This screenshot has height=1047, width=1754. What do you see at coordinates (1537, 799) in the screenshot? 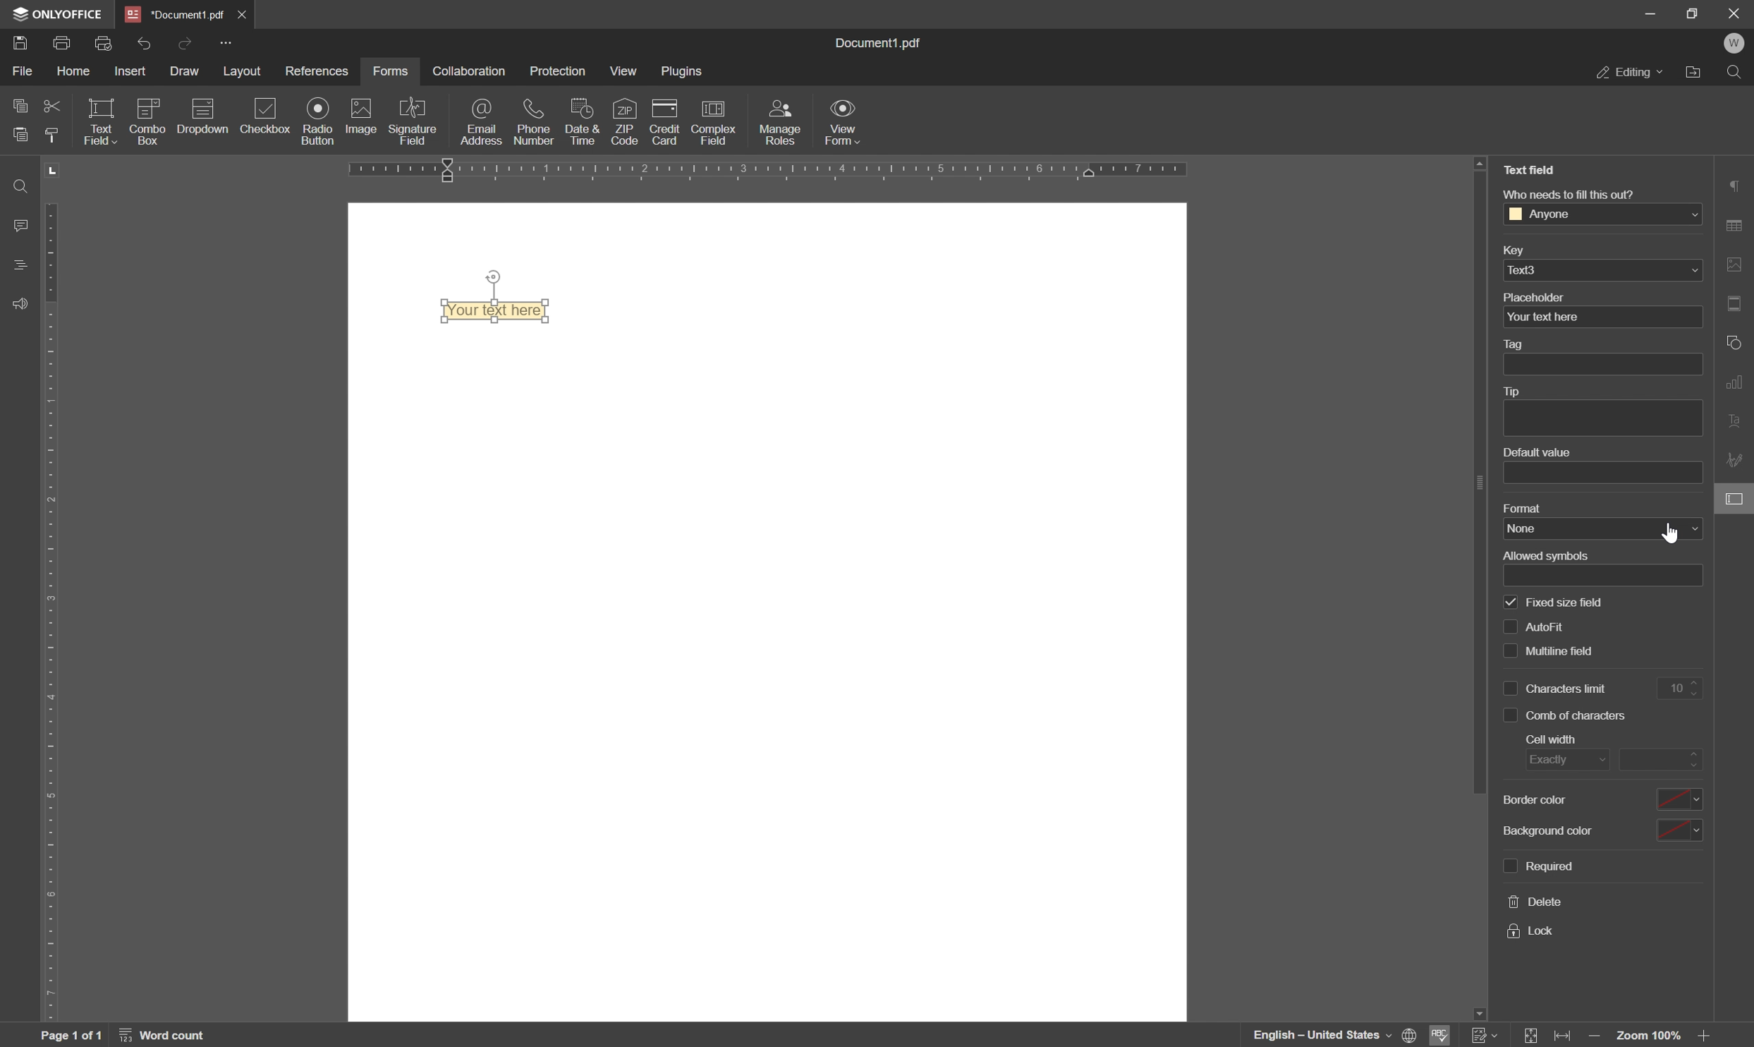
I see `border color` at bounding box center [1537, 799].